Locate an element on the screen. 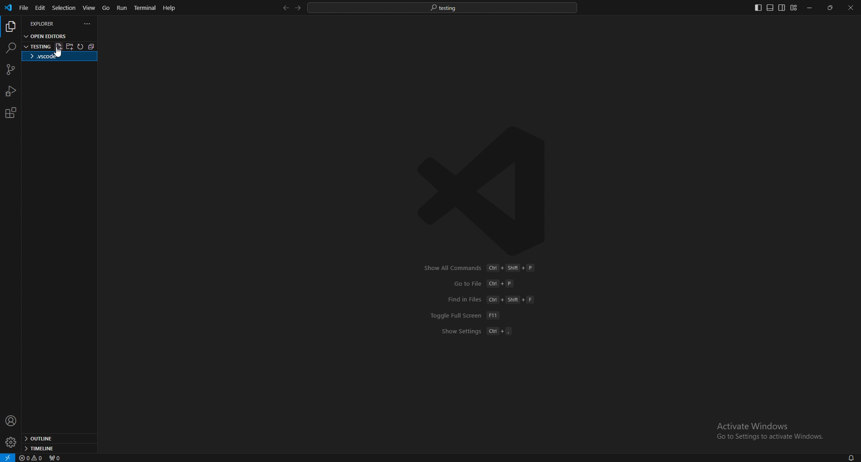  activate windows is located at coordinates (765, 431).